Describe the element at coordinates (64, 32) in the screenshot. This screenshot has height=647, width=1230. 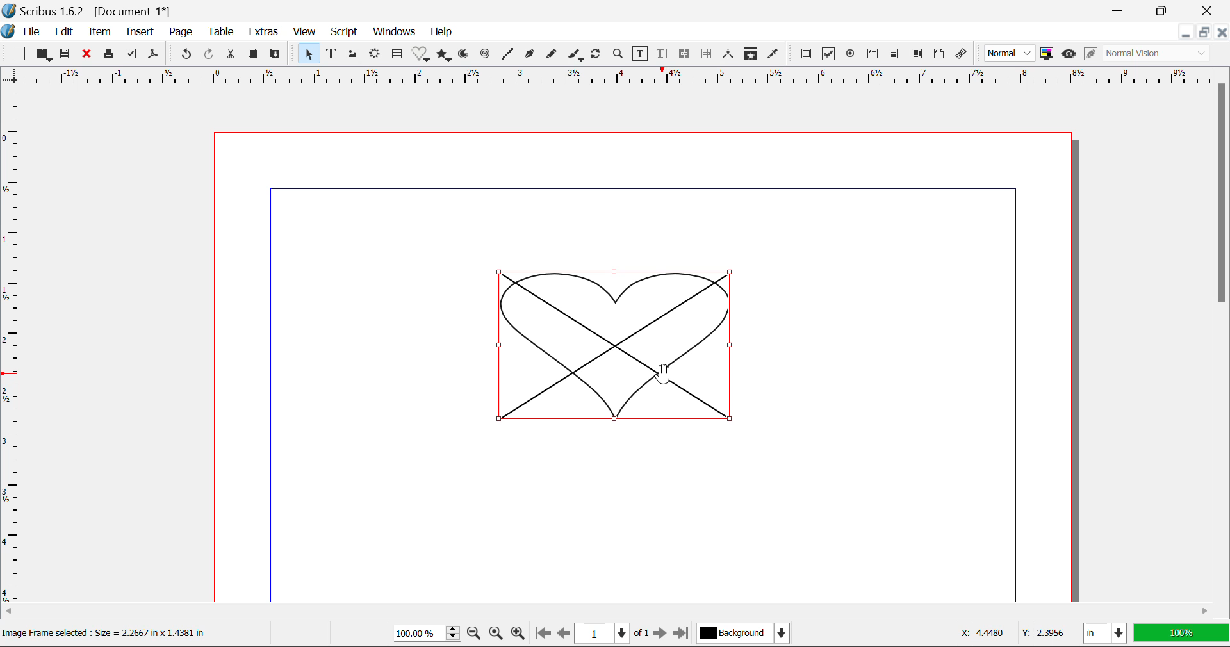
I see `Edit` at that location.